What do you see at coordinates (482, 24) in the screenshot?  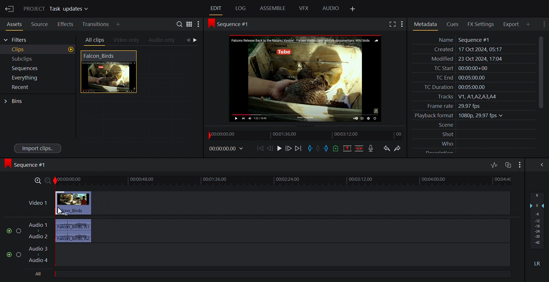 I see `FX Settings` at bounding box center [482, 24].